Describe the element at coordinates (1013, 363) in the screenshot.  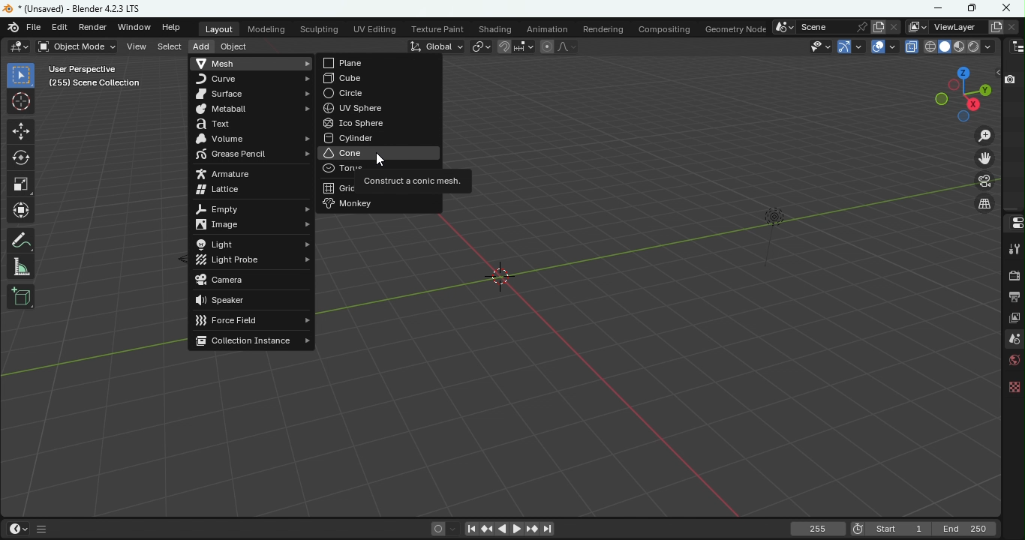
I see `World` at that location.